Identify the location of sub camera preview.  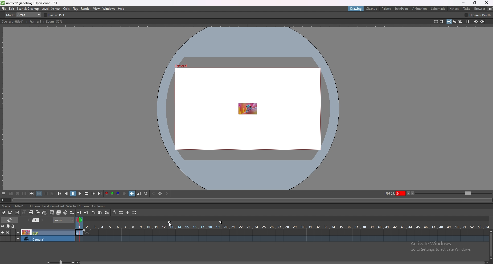
(483, 22).